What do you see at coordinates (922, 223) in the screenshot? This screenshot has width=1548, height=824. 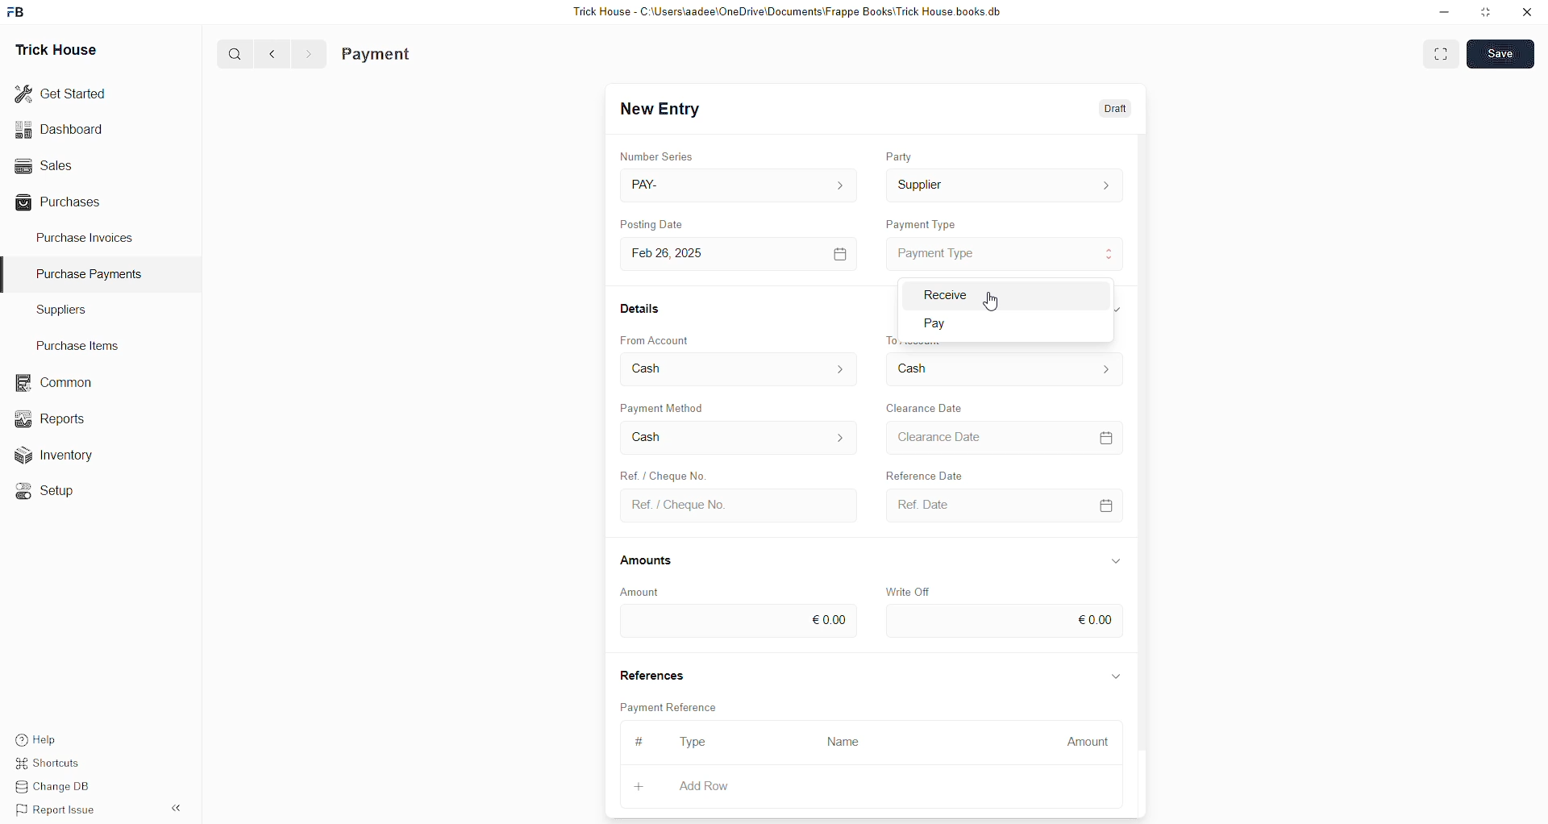 I see `Payment Type` at bounding box center [922, 223].